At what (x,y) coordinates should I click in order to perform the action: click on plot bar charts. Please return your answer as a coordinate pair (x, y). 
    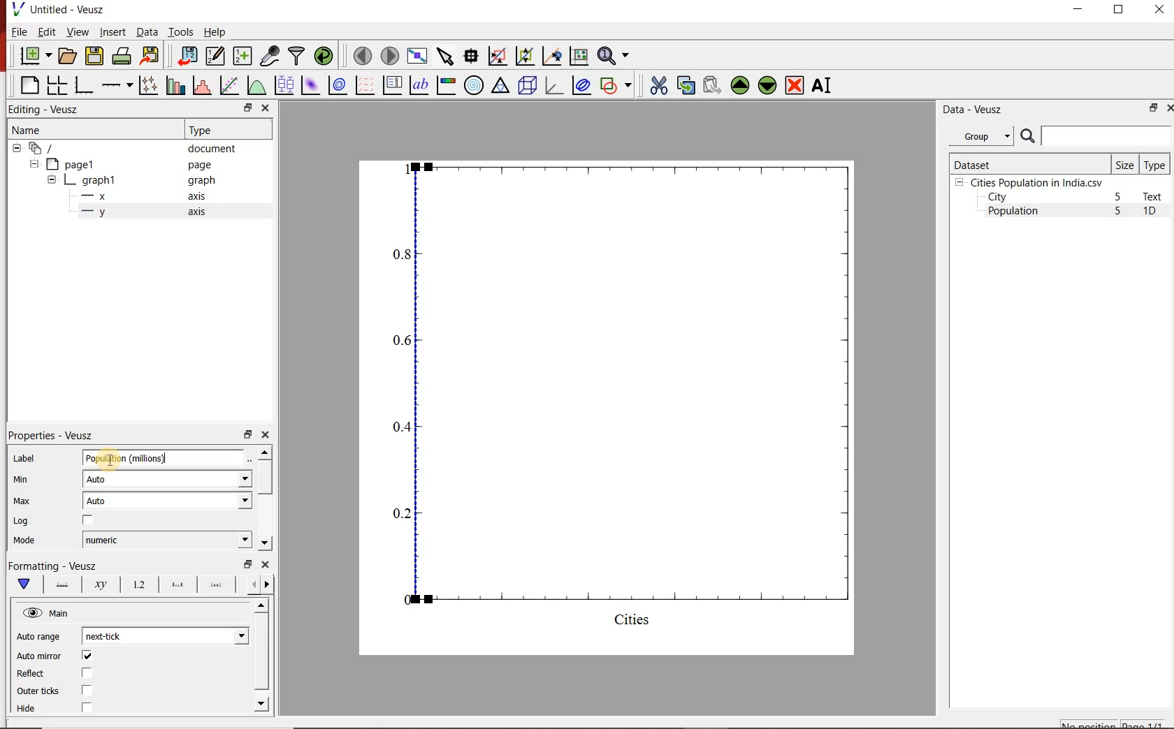
    Looking at the image, I should click on (173, 85).